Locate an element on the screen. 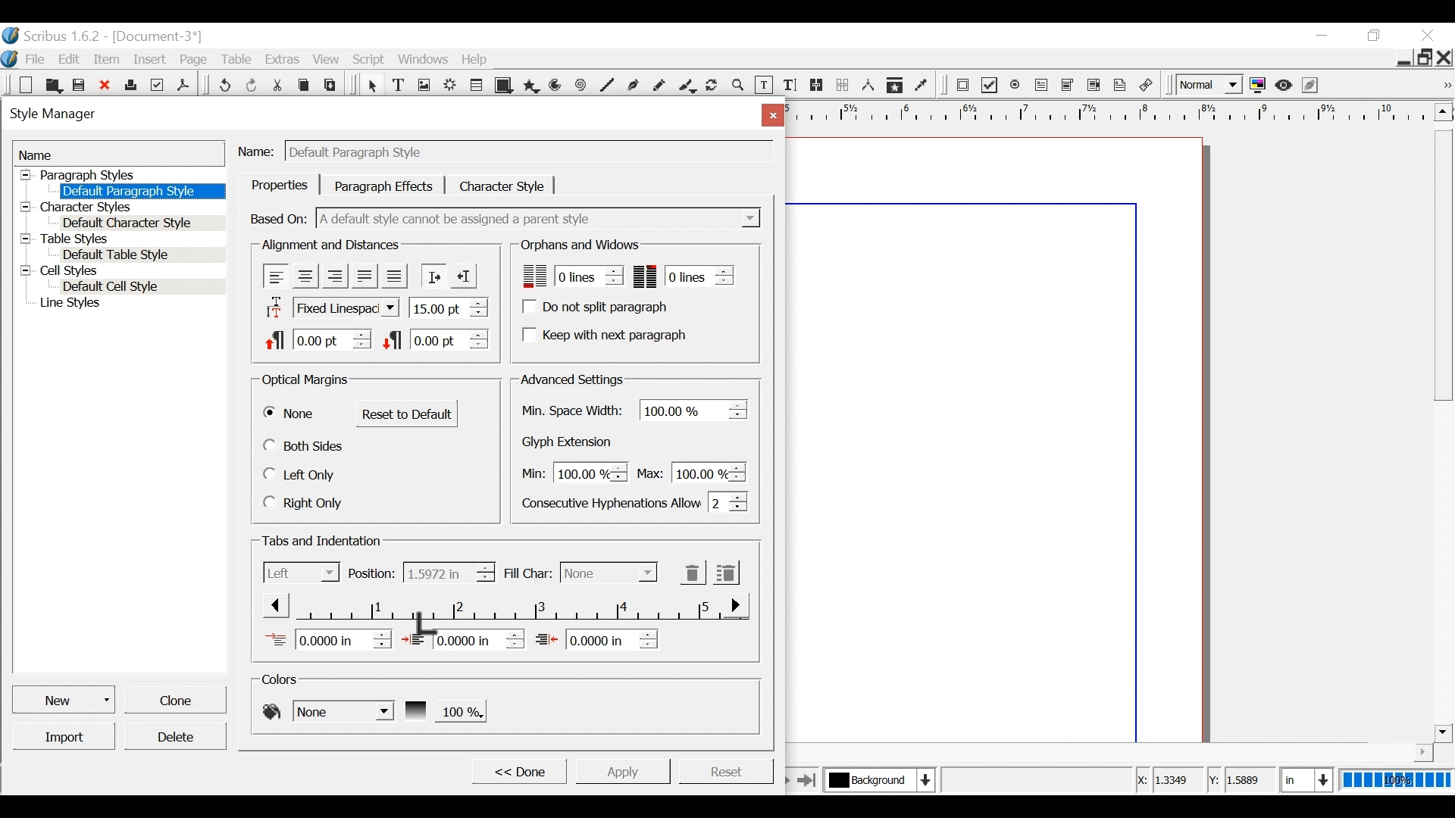 This screenshot has width=1455, height=818. Select is located at coordinates (609, 573).